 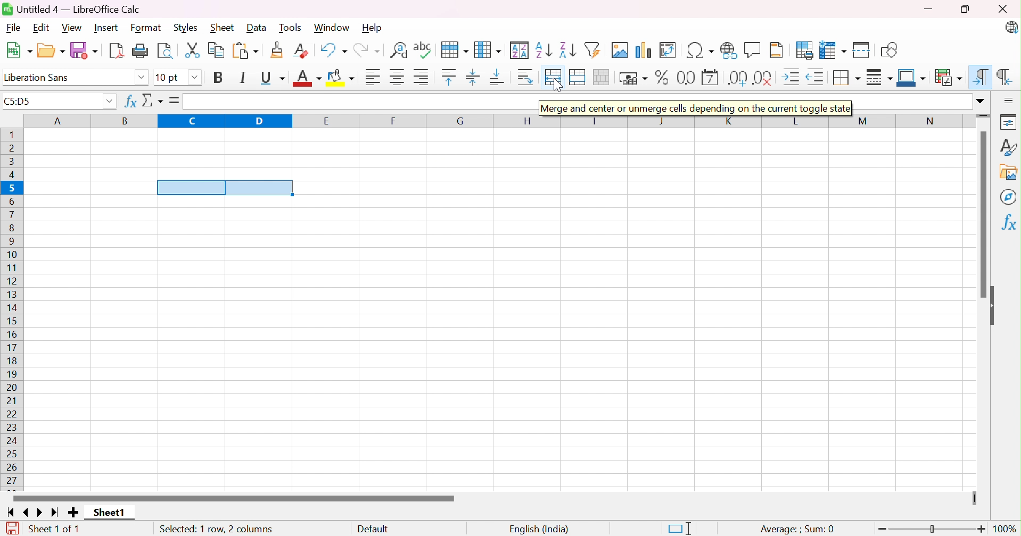 I want to click on Align Center, so click(x=397, y=77).